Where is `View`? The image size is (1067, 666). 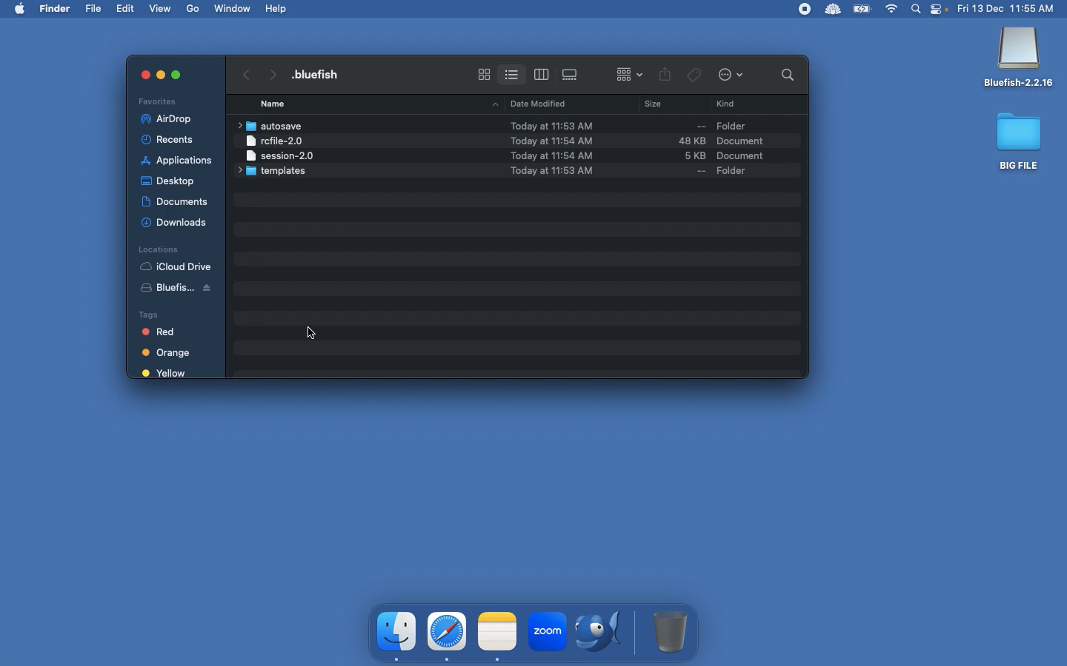 View is located at coordinates (162, 7).